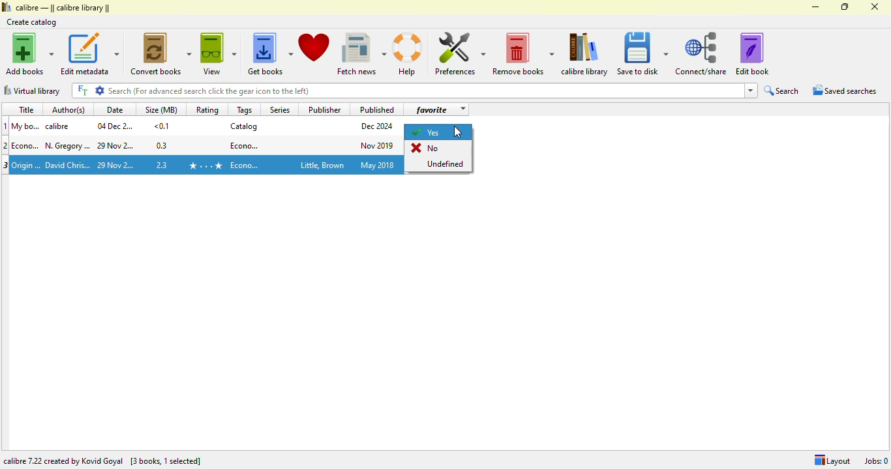  What do you see at coordinates (32, 91) in the screenshot?
I see `virtual library` at bounding box center [32, 91].